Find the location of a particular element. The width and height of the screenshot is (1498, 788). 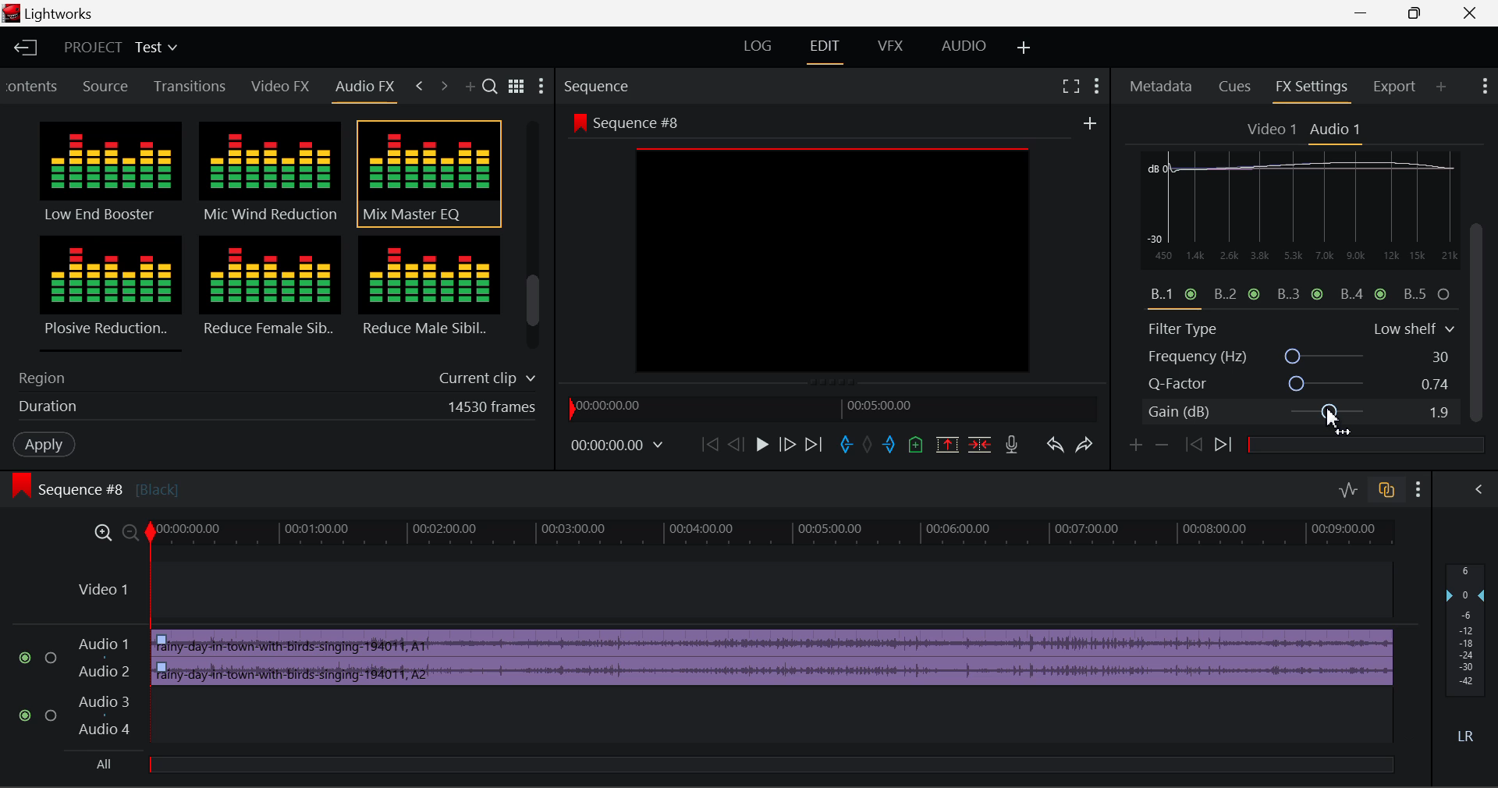

Record Voiceover is located at coordinates (1010, 445).